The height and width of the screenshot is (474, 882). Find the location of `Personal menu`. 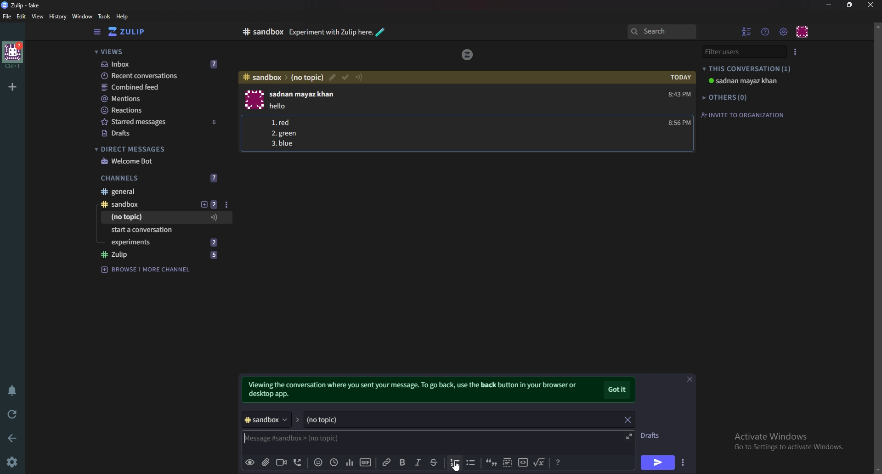

Personal menu is located at coordinates (803, 31).